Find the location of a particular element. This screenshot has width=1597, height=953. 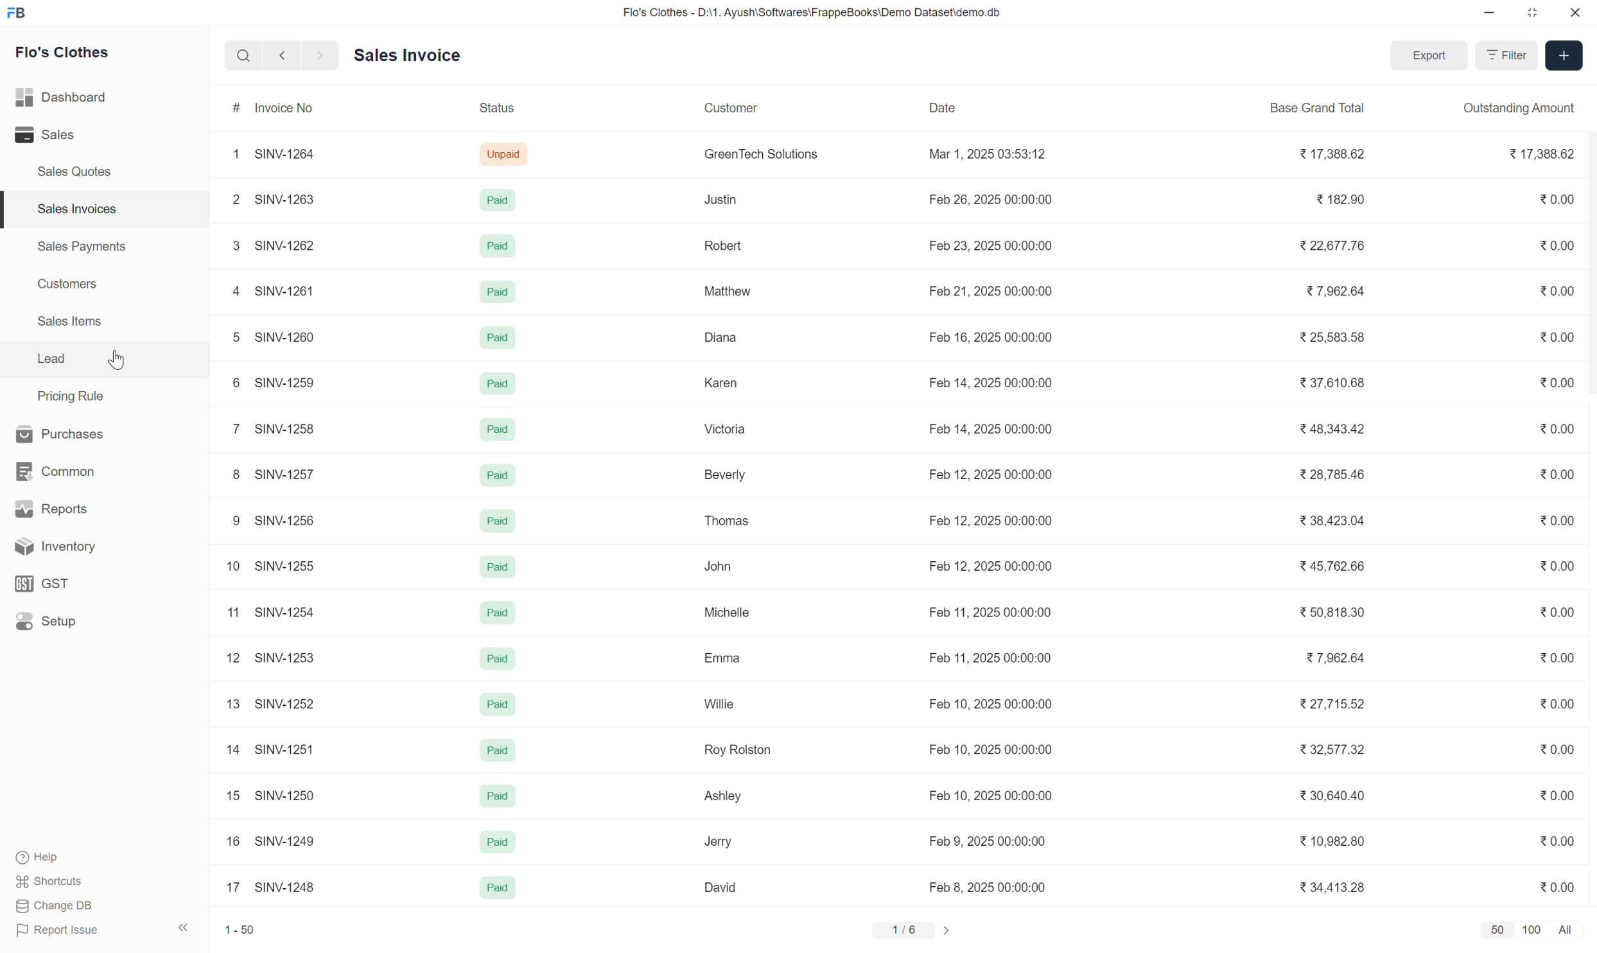

SINV-1257 is located at coordinates (288, 474).